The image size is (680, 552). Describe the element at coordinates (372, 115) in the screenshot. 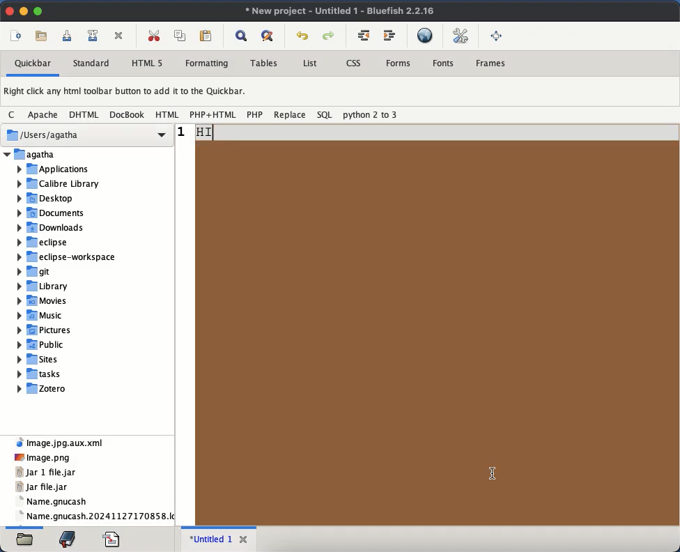

I see `python 2 to 3` at that location.